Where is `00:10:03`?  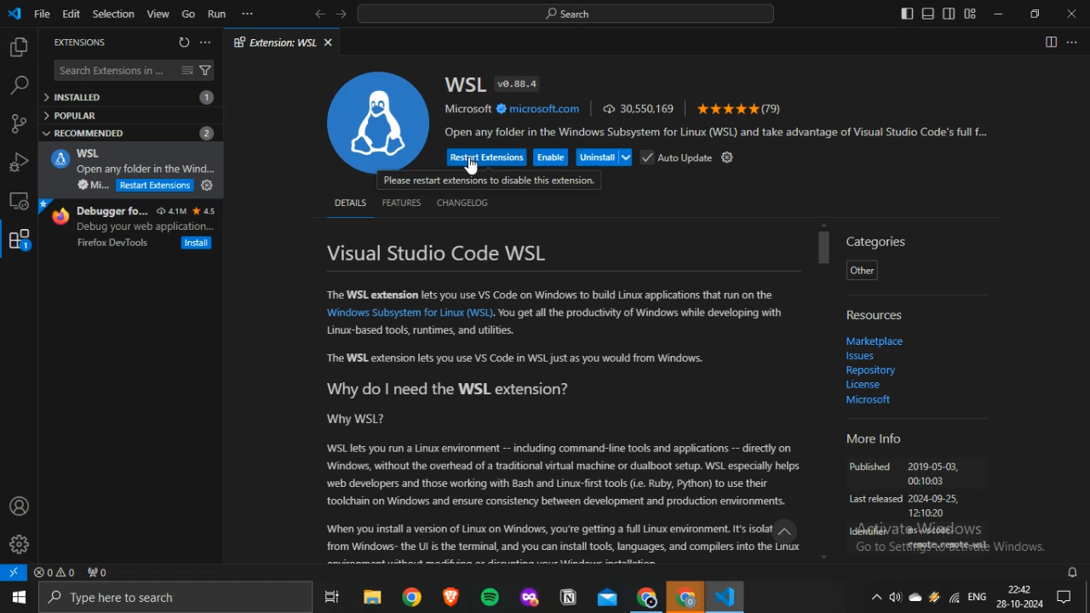 00:10:03 is located at coordinates (926, 483).